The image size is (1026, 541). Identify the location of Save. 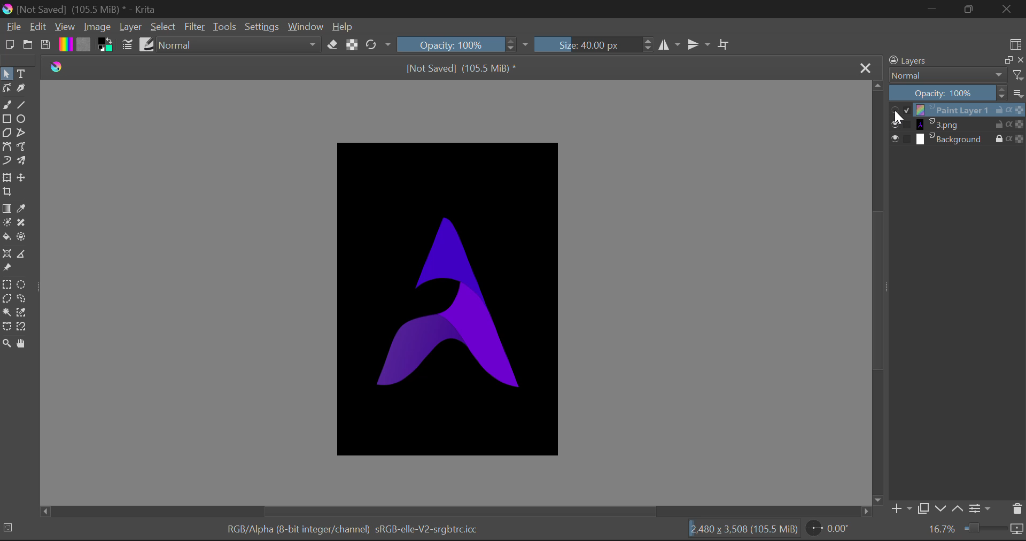
(46, 46).